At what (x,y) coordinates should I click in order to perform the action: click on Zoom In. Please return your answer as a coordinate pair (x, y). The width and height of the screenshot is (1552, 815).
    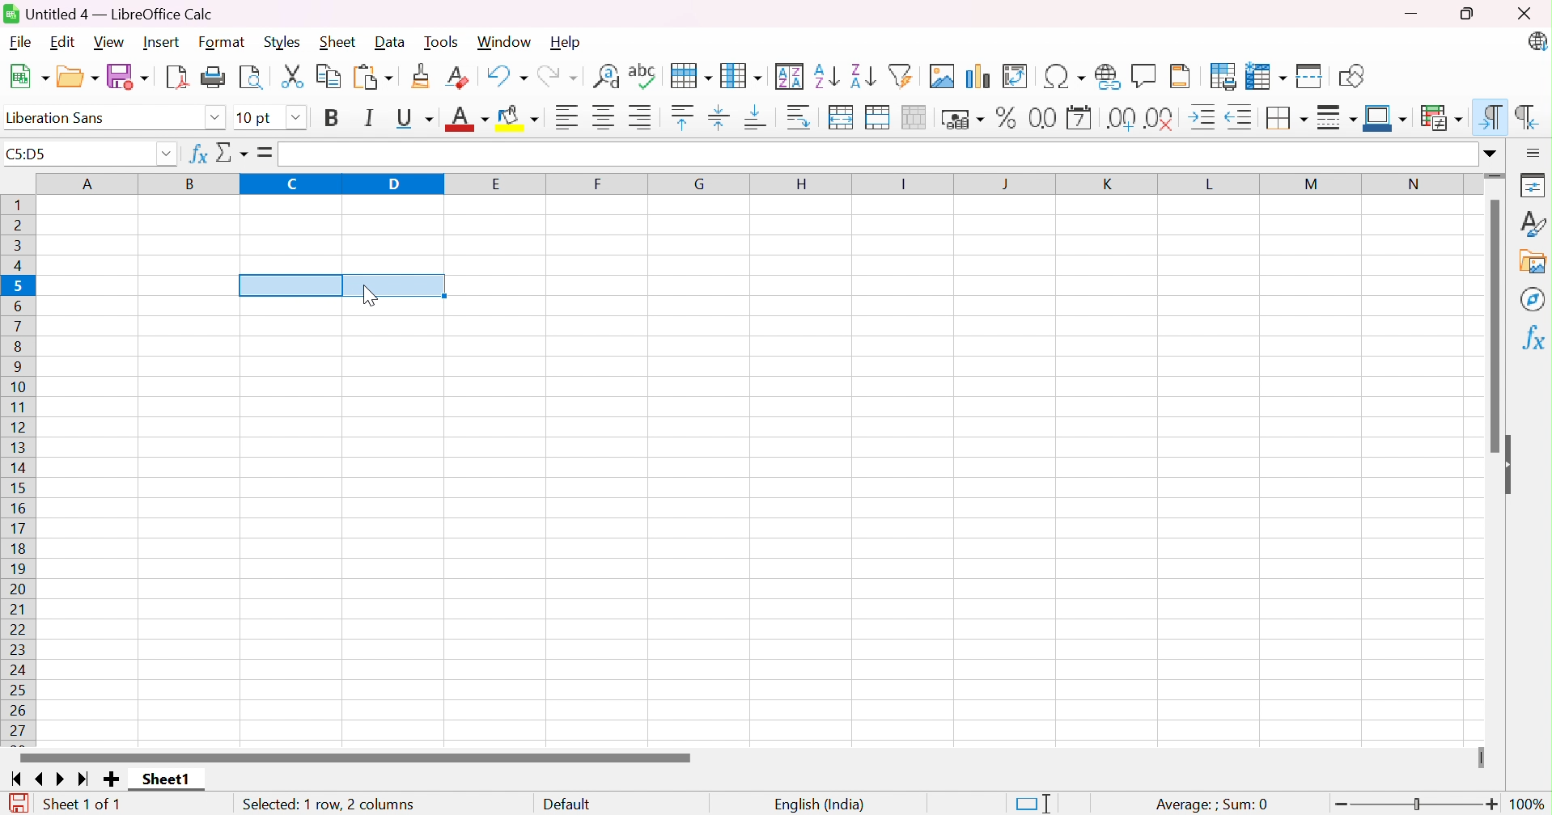
    Looking at the image, I should click on (1492, 804).